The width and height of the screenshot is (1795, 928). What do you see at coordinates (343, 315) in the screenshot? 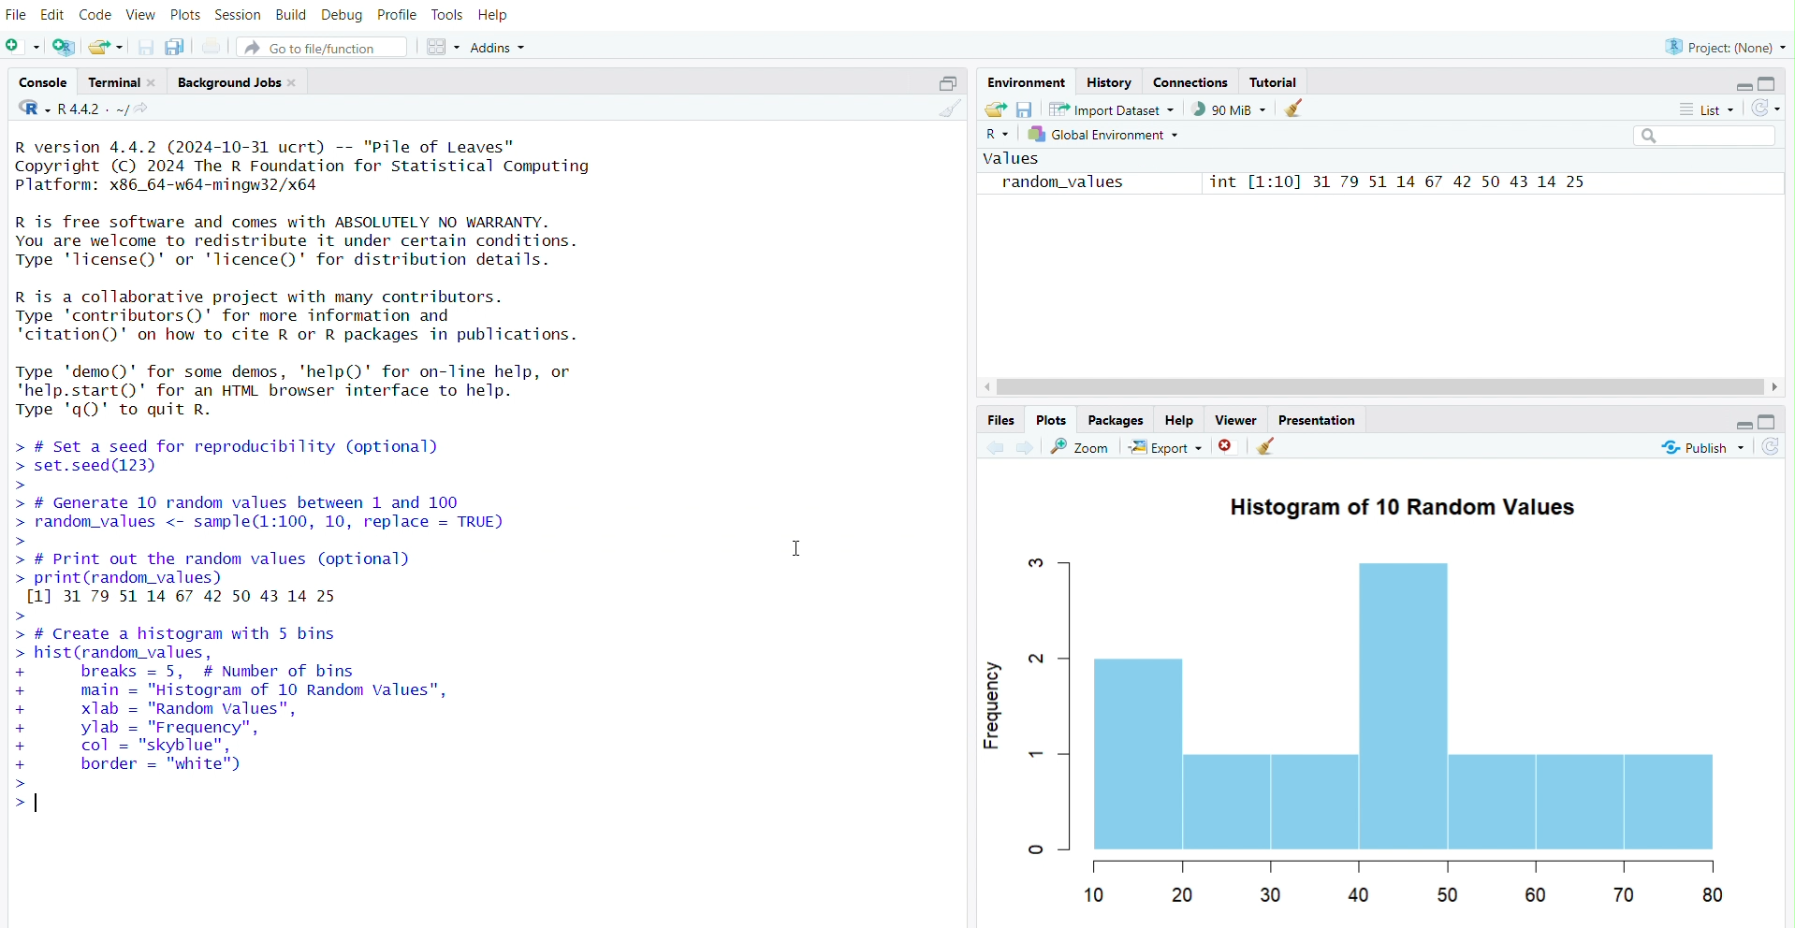
I see `details of contributors` at bounding box center [343, 315].